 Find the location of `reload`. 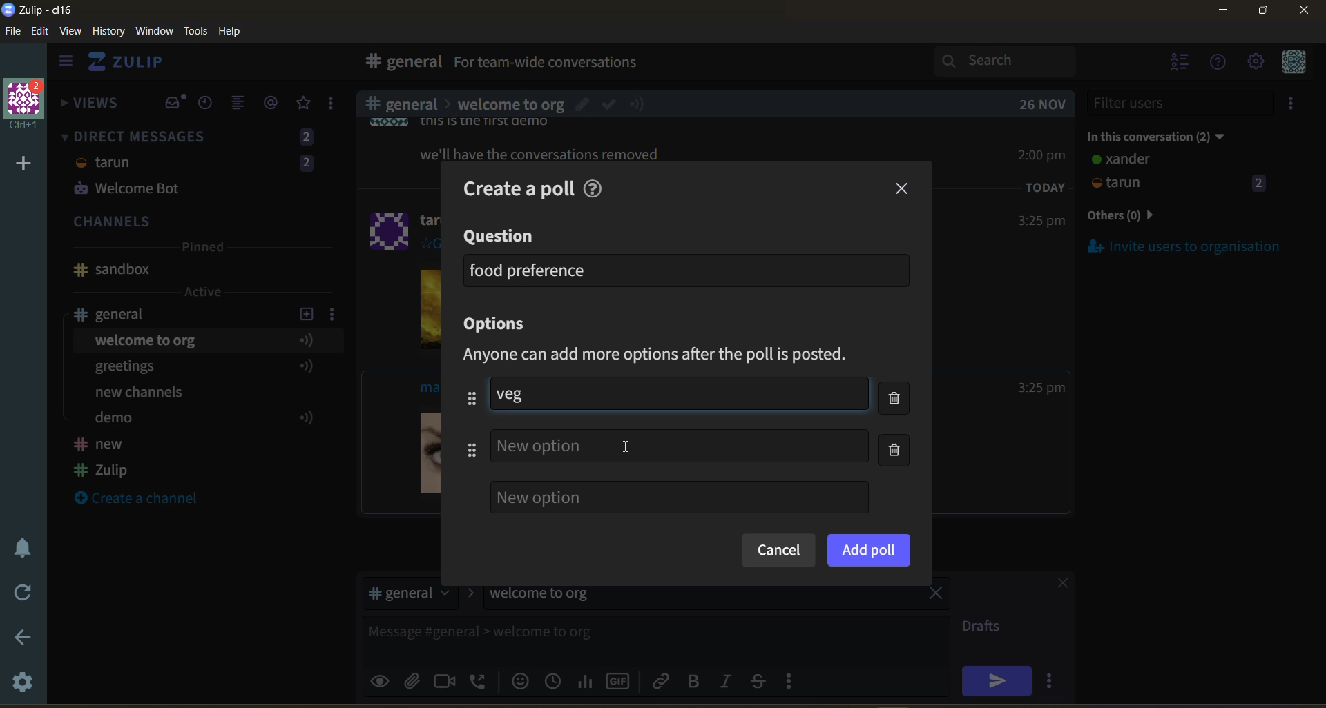

reload is located at coordinates (19, 593).